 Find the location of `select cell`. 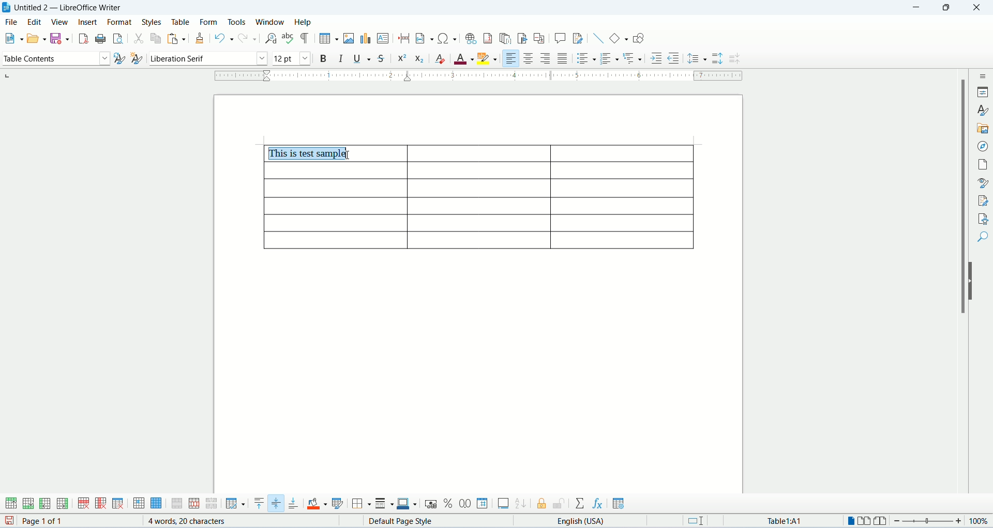

select cell is located at coordinates (139, 504).